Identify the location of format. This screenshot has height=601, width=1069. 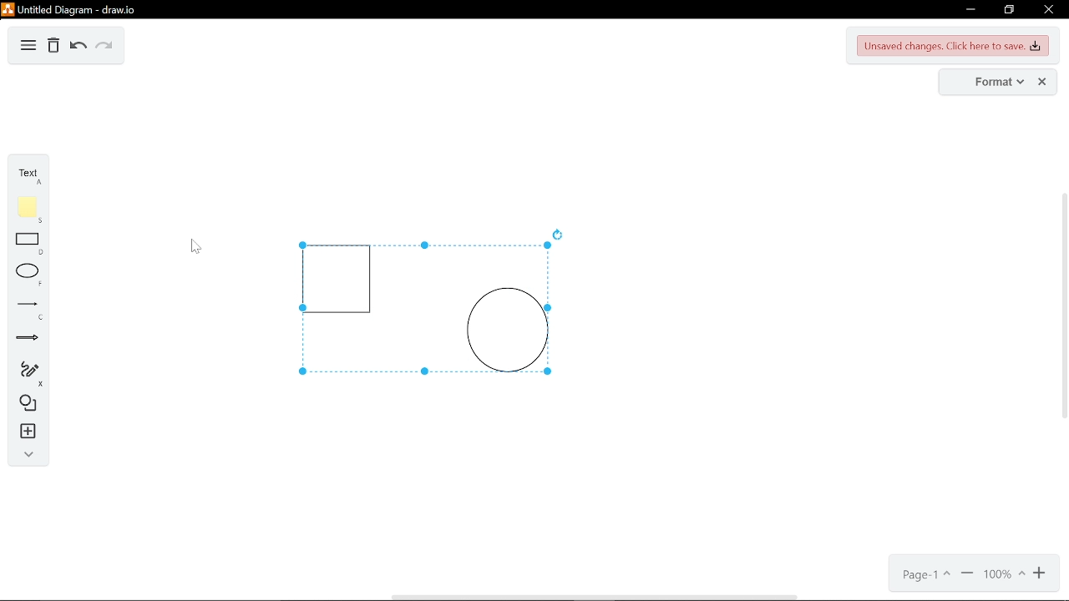
(995, 83).